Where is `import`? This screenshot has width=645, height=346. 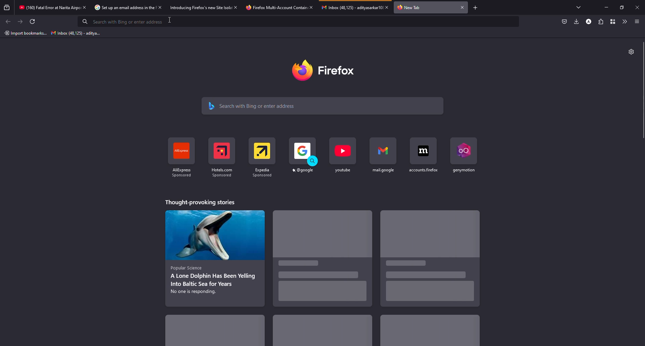 import is located at coordinates (25, 34).